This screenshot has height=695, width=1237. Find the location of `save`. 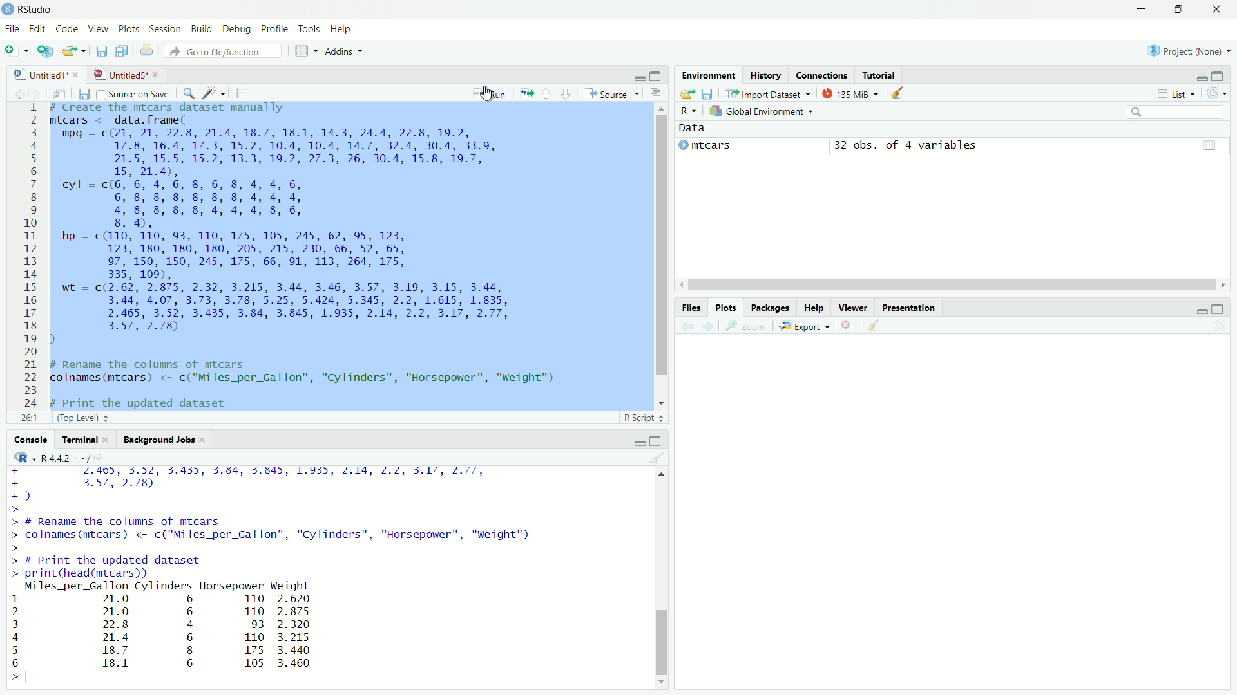

save is located at coordinates (708, 95).